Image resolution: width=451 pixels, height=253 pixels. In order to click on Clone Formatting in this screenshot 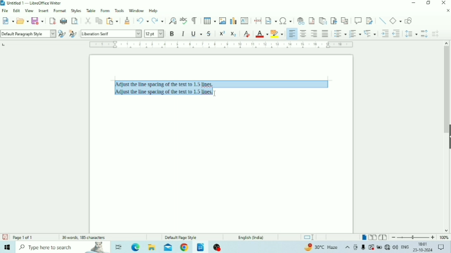, I will do `click(127, 21)`.